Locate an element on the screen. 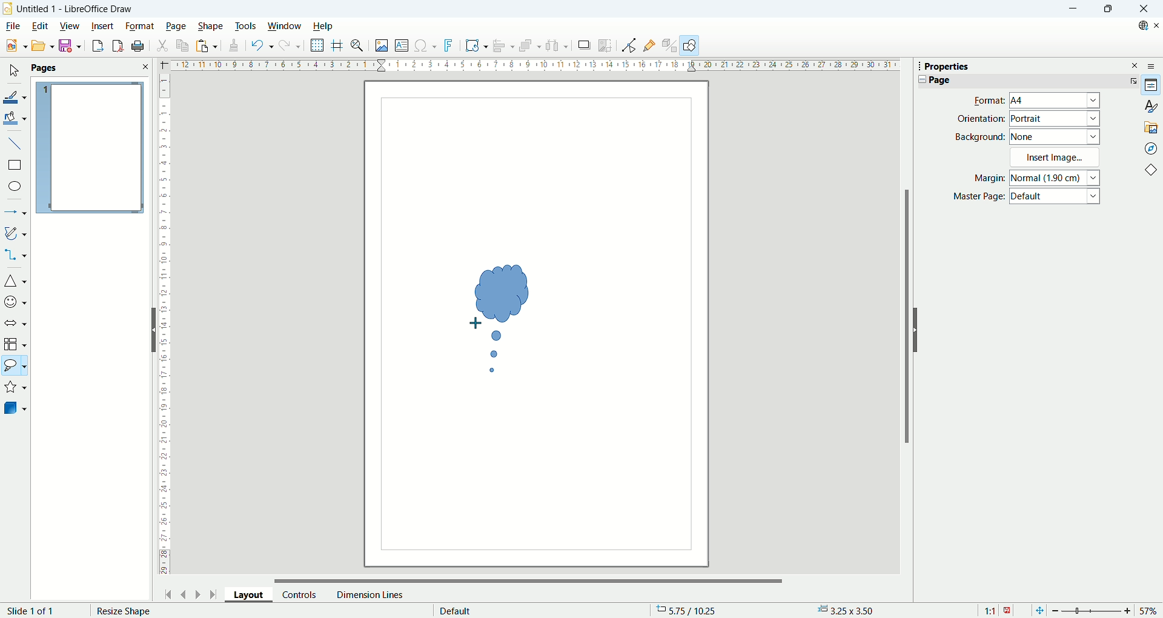  ellipse is located at coordinates (16, 187).